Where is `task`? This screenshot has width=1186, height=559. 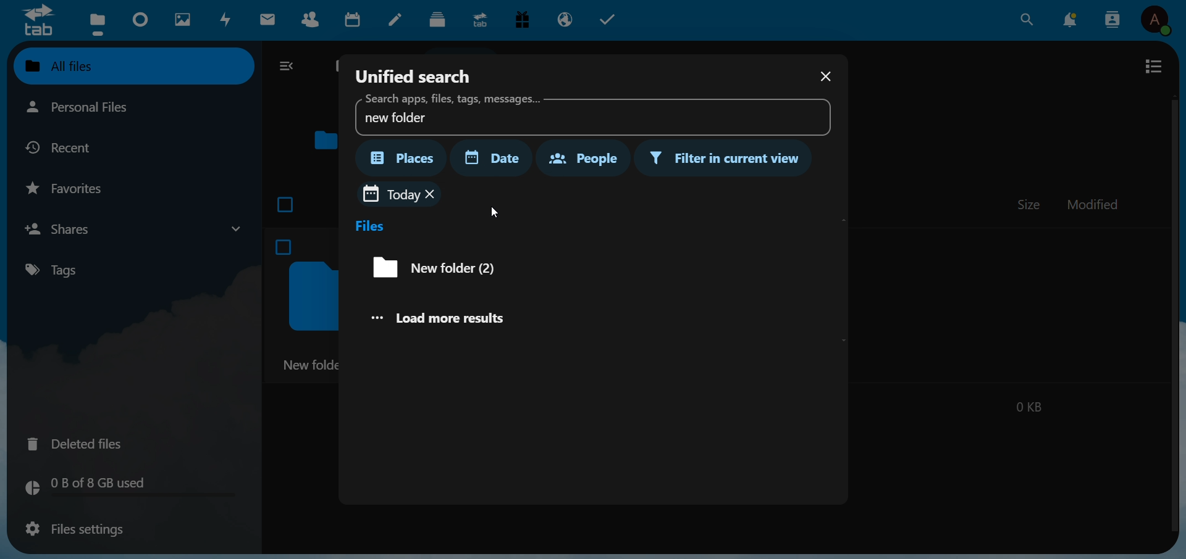 task is located at coordinates (612, 20).